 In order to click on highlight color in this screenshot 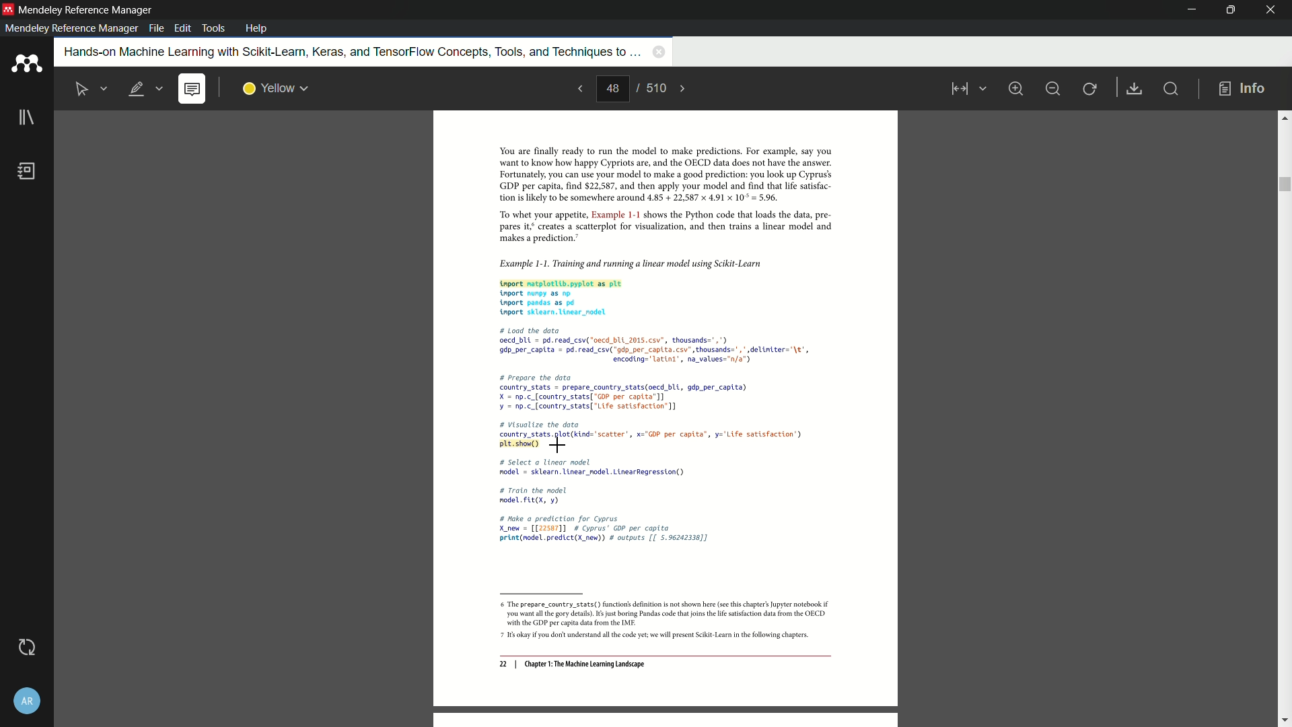, I will do `click(276, 89)`.